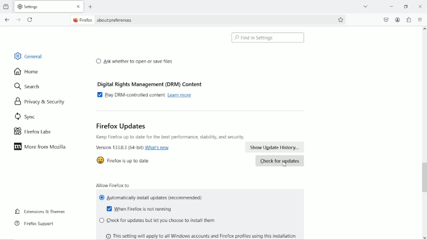 The height and width of the screenshot is (240, 427). I want to click on Close, so click(79, 6).